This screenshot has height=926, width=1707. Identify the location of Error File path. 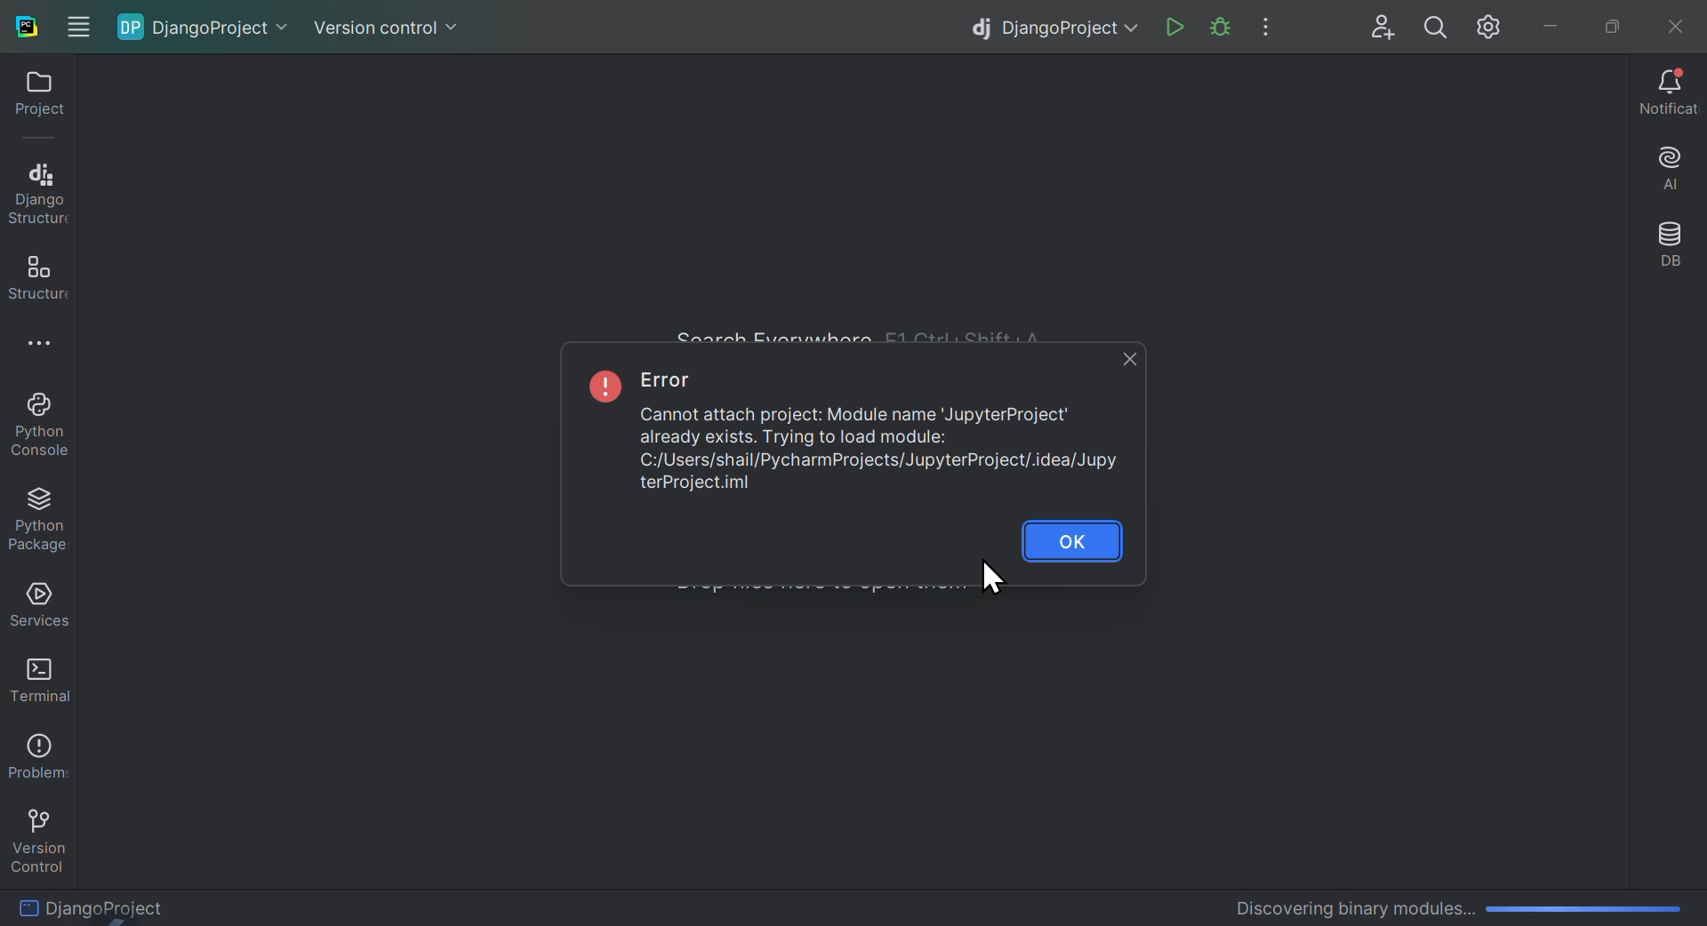
(870, 475).